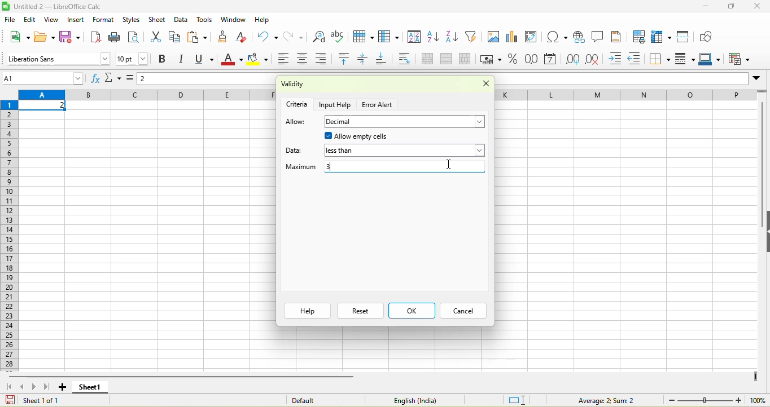 The height and width of the screenshot is (407, 770). I want to click on text language, so click(413, 400).